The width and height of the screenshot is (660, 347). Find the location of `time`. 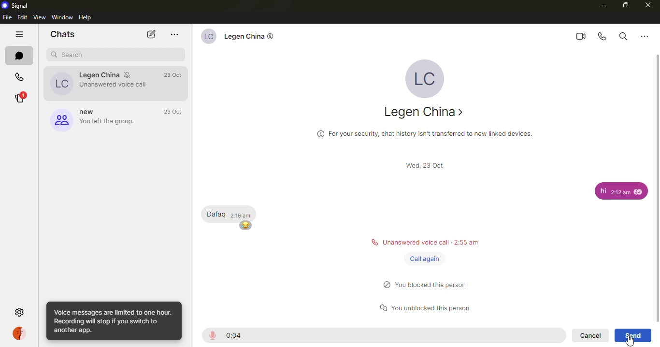

time is located at coordinates (235, 335).